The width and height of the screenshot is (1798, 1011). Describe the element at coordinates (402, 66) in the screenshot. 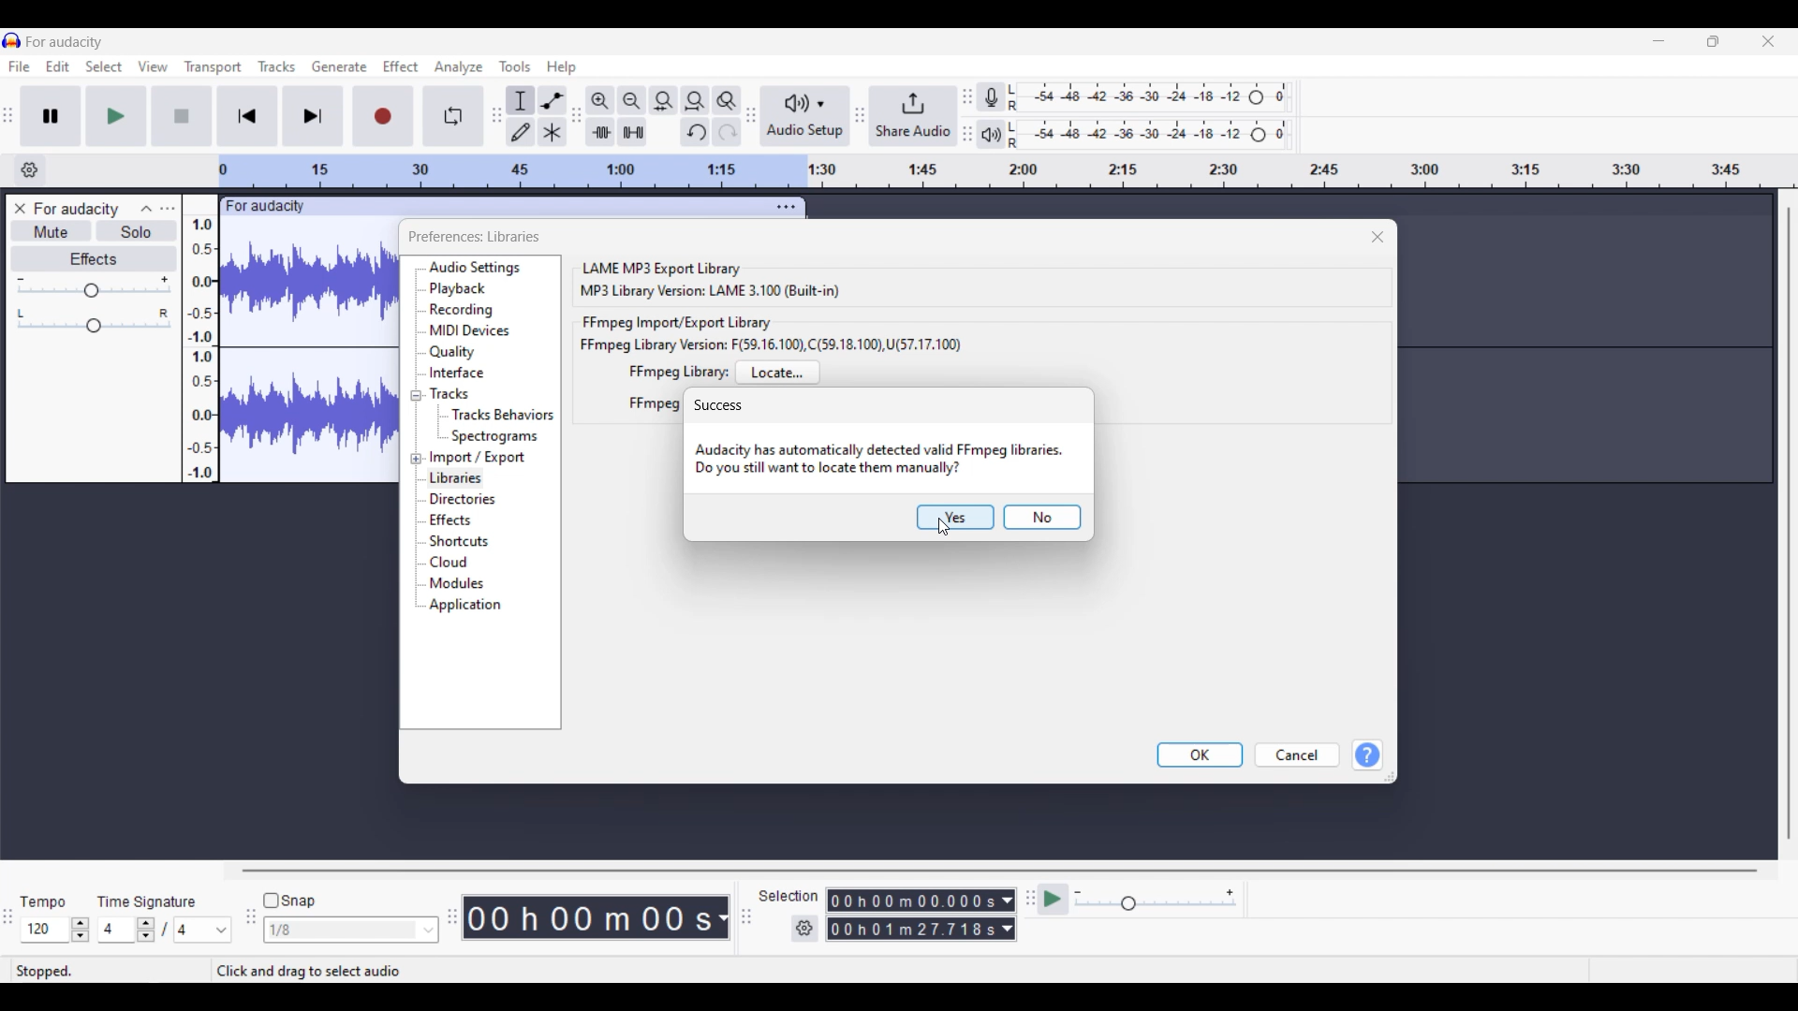

I see `Effect menu` at that location.